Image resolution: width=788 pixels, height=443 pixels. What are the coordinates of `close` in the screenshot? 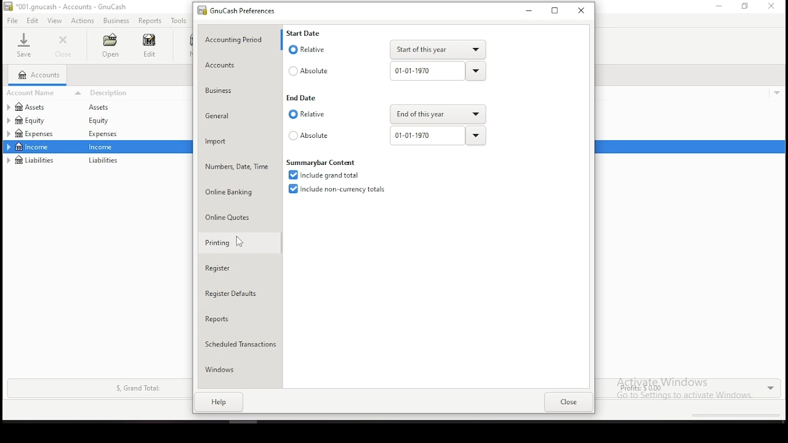 It's located at (569, 402).